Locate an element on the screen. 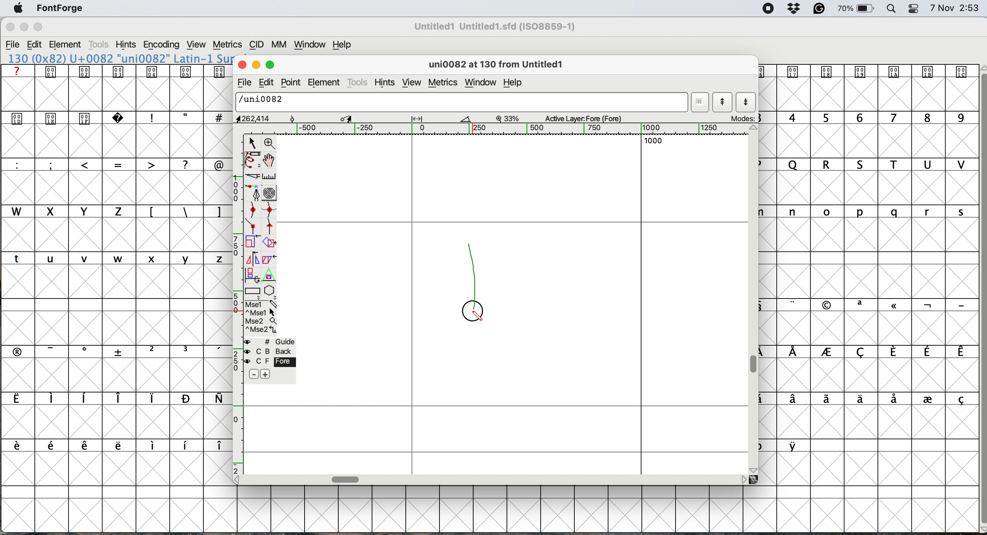 The width and height of the screenshot is (987, 535). special characters is located at coordinates (784, 445).